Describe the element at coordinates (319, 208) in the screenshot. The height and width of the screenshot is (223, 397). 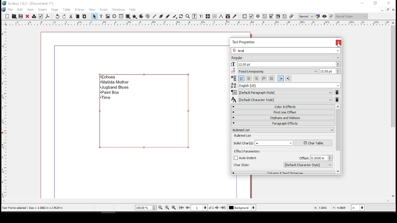
I see `X: 4.1993` at that location.